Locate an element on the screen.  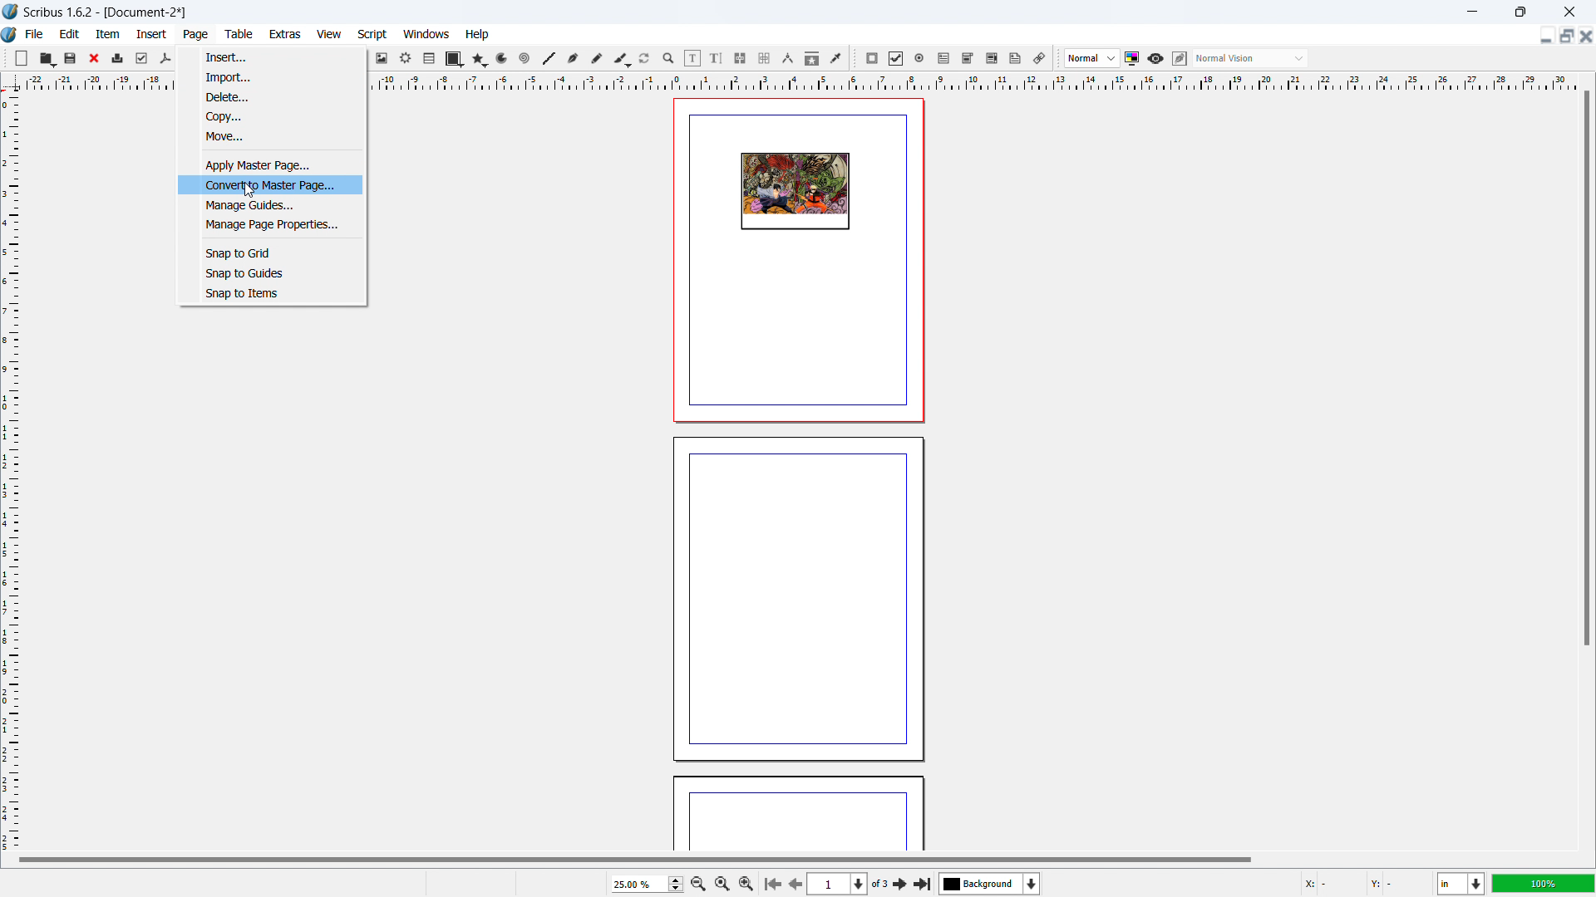
polygon is located at coordinates (480, 59).